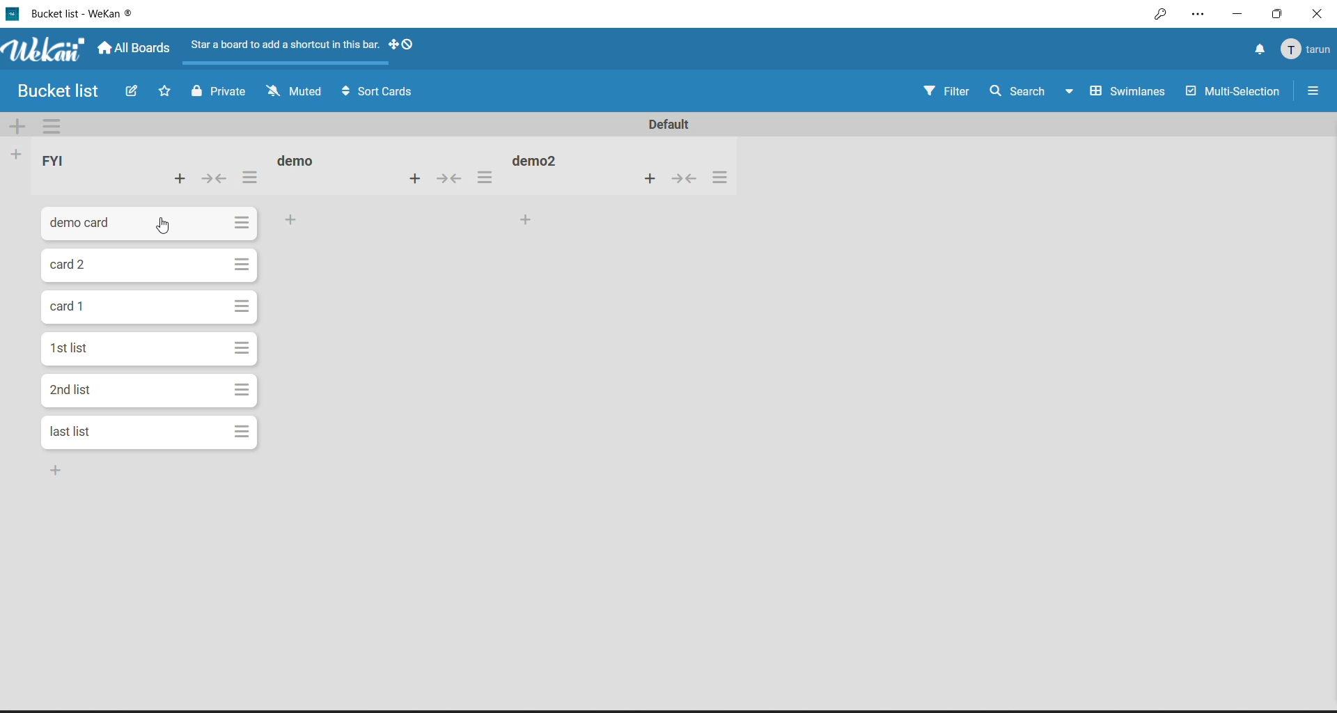 The image size is (1337, 713). Describe the element at coordinates (946, 91) in the screenshot. I see `filter` at that location.